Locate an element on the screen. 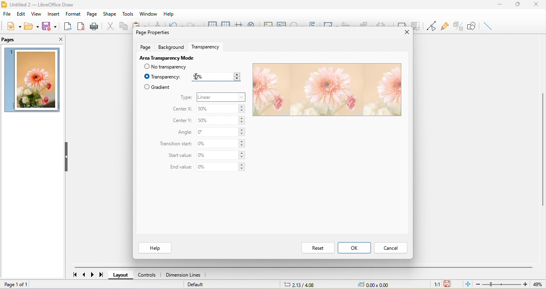  dimension lines is located at coordinates (185, 275).